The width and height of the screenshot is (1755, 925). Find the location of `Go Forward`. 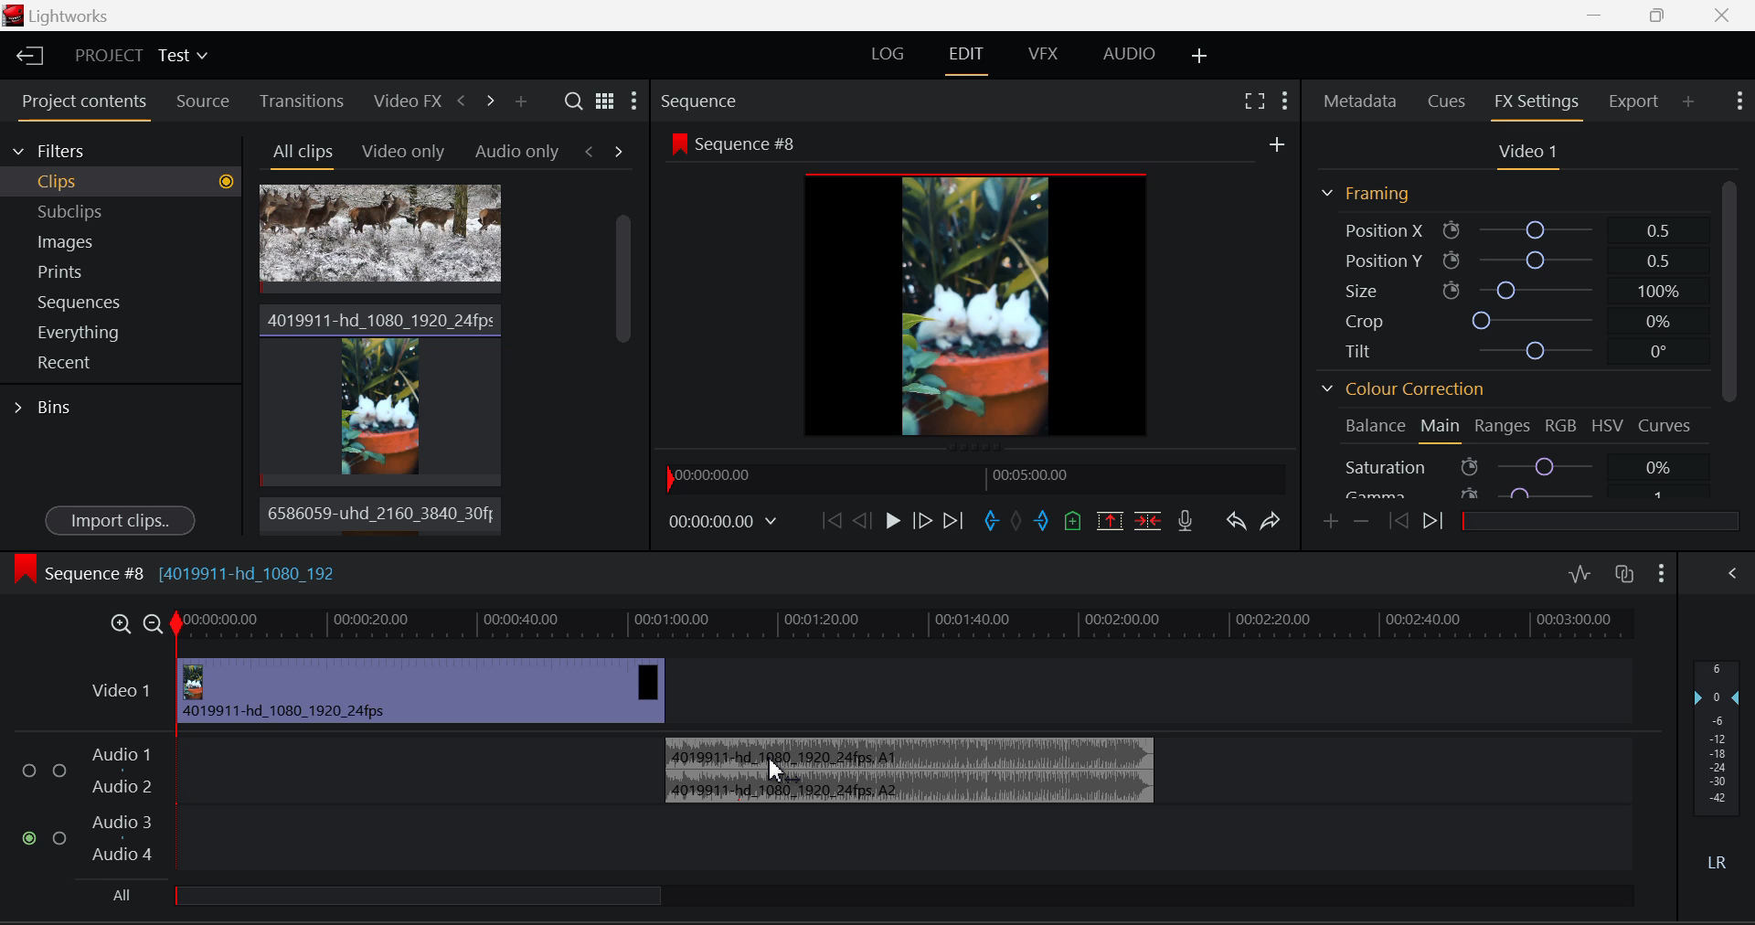

Go Forward is located at coordinates (923, 523).